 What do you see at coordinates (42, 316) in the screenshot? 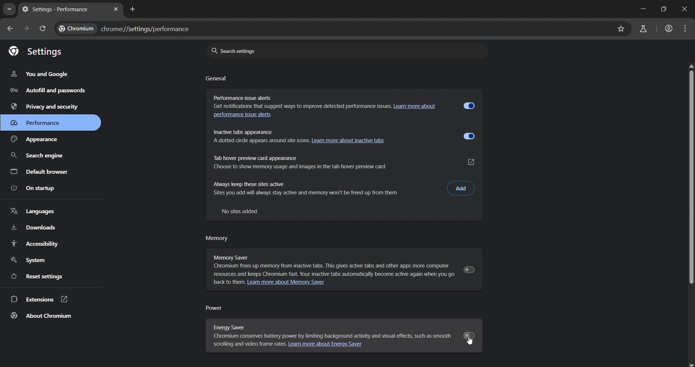
I see `about chromium` at bounding box center [42, 316].